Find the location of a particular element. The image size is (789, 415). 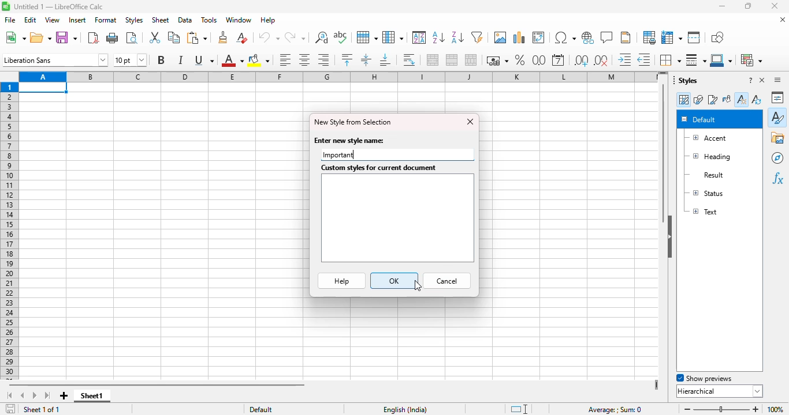

insert or edit pivot table is located at coordinates (539, 37).